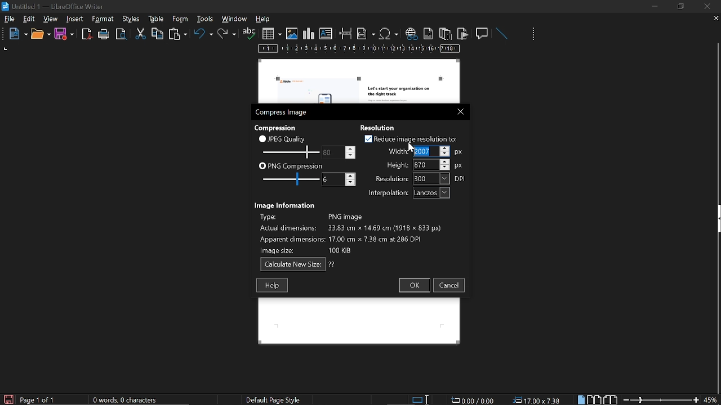 This screenshot has height=405, width=721. Describe the element at coordinates (594, 400) in the screenshot. I see `multiple page view` at that location.